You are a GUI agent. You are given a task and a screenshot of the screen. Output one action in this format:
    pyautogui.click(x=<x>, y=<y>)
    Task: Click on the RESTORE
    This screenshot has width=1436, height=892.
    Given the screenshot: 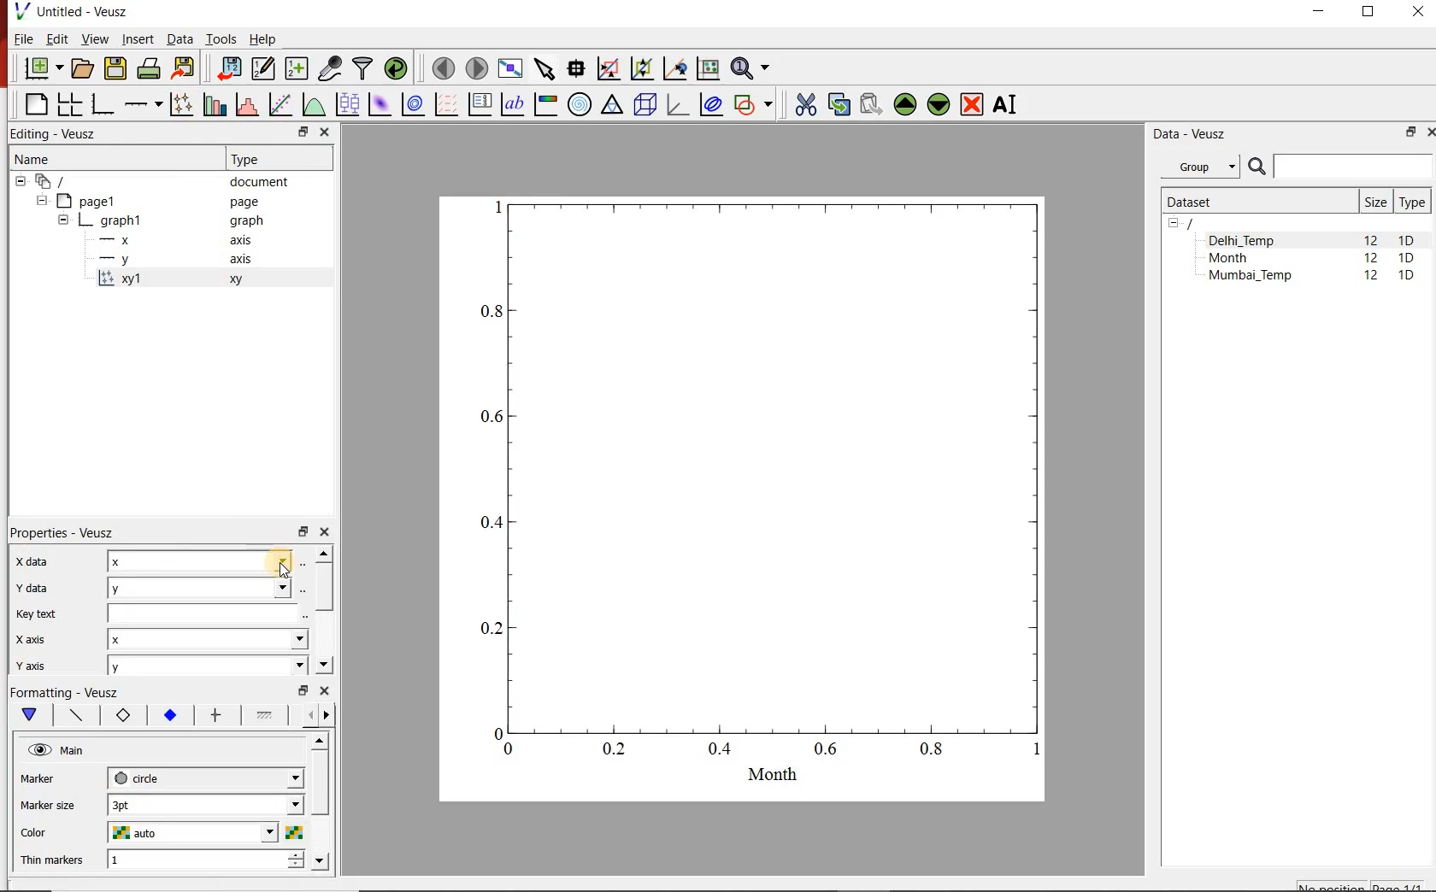 What is the action you would take?
    pyautogui.click(x=1411, y=132)
    